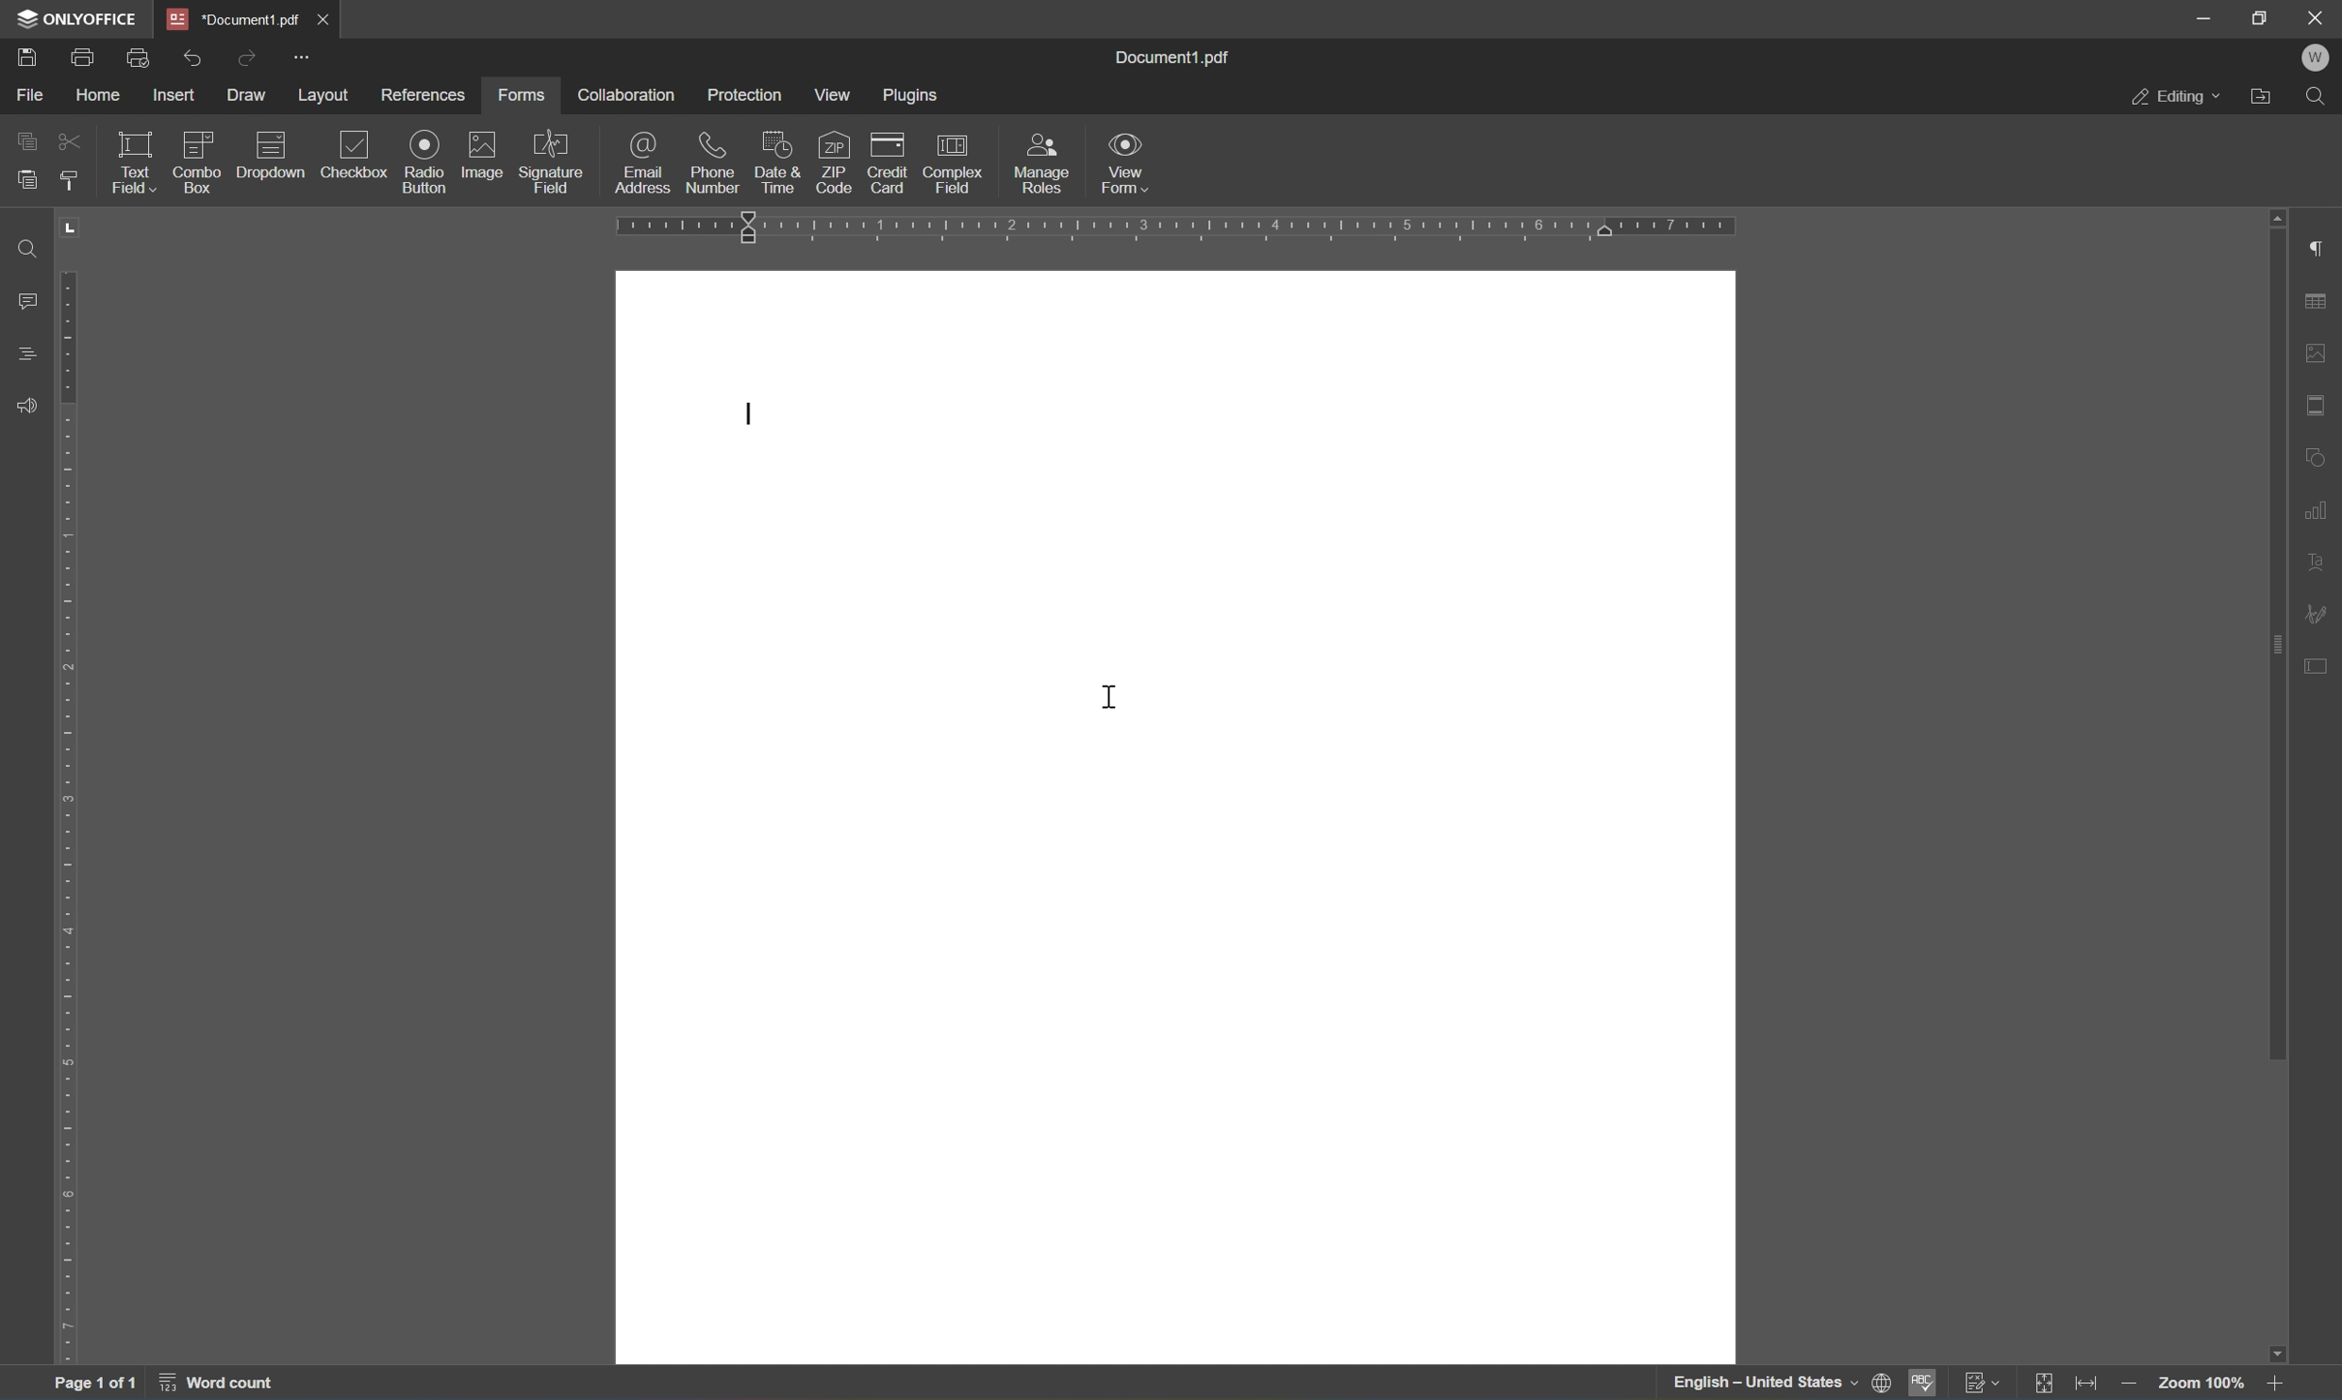  I want to click on plugins, so click(908, 97).